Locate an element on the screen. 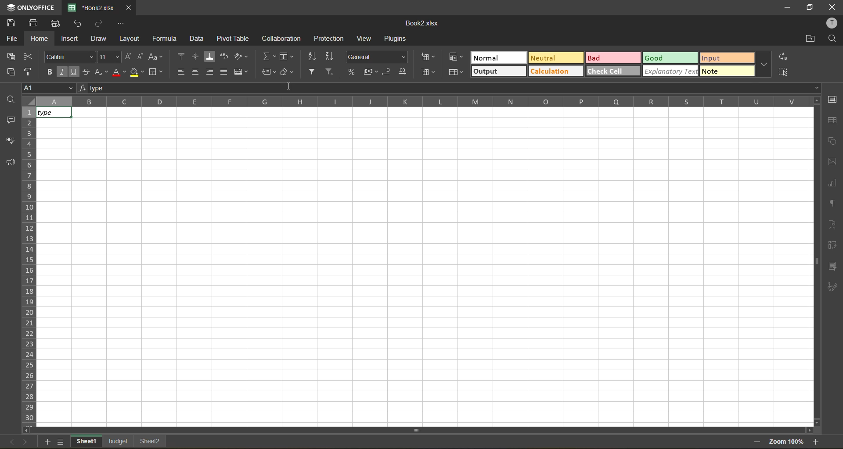  merge and center is located at coordinates (242, 72).